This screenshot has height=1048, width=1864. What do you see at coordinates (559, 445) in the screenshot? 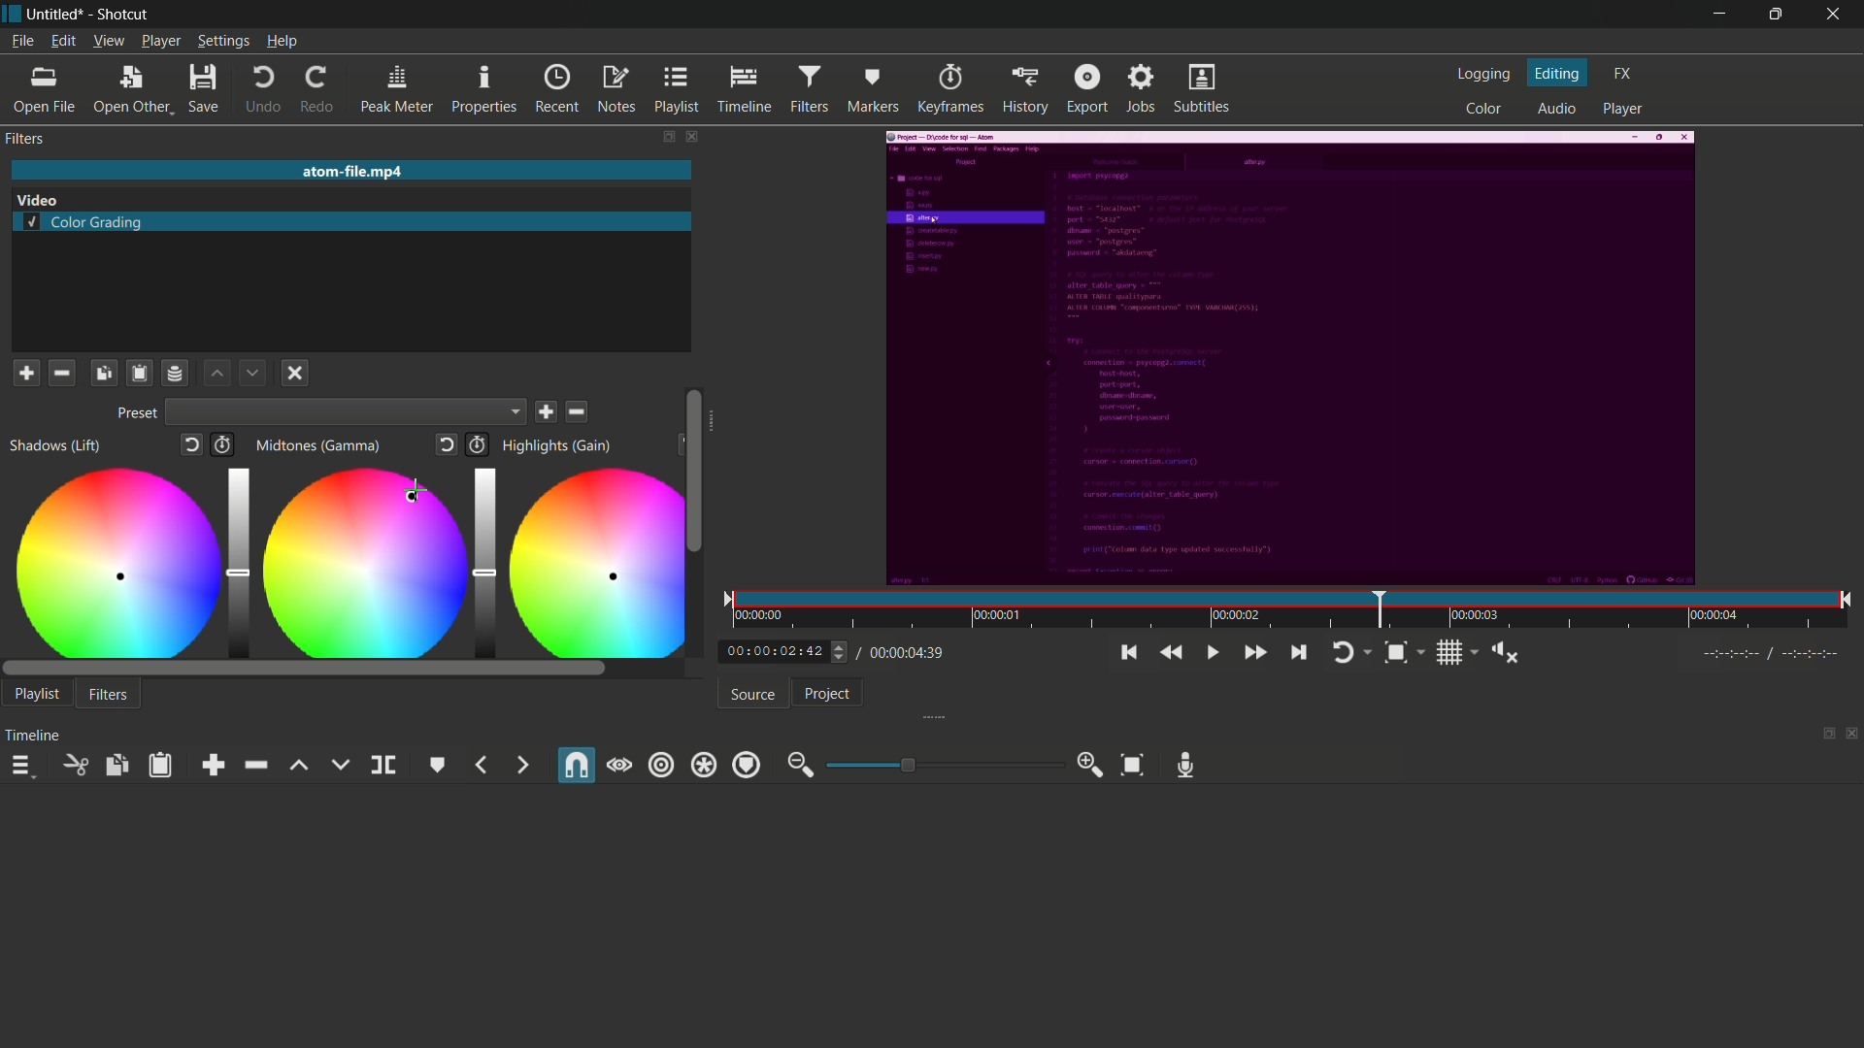
I see `highlights(gain)` at bounding box center [559, 445].